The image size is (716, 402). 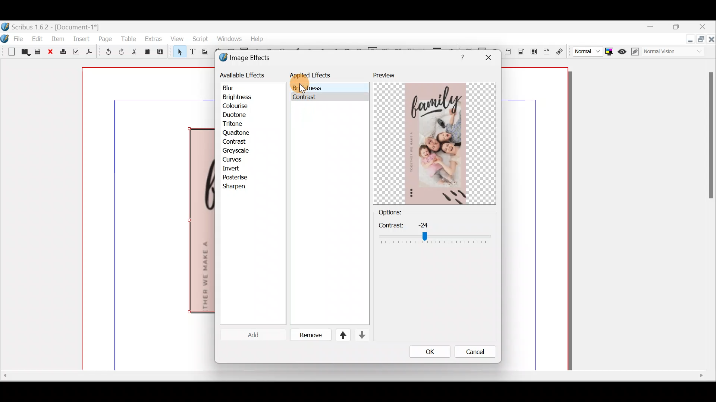 I want to click on brightness, so click(x=306, y=87).